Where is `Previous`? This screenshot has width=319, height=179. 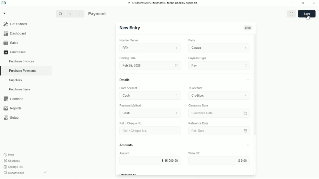 Previous is located at coordinates (70, 14).